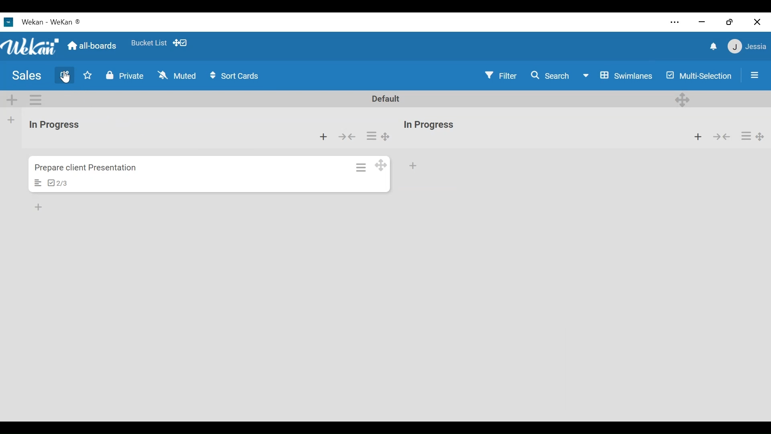  Describe the element at coordinates (149, 43) in the screenshot. I see `Favorite` at that location.